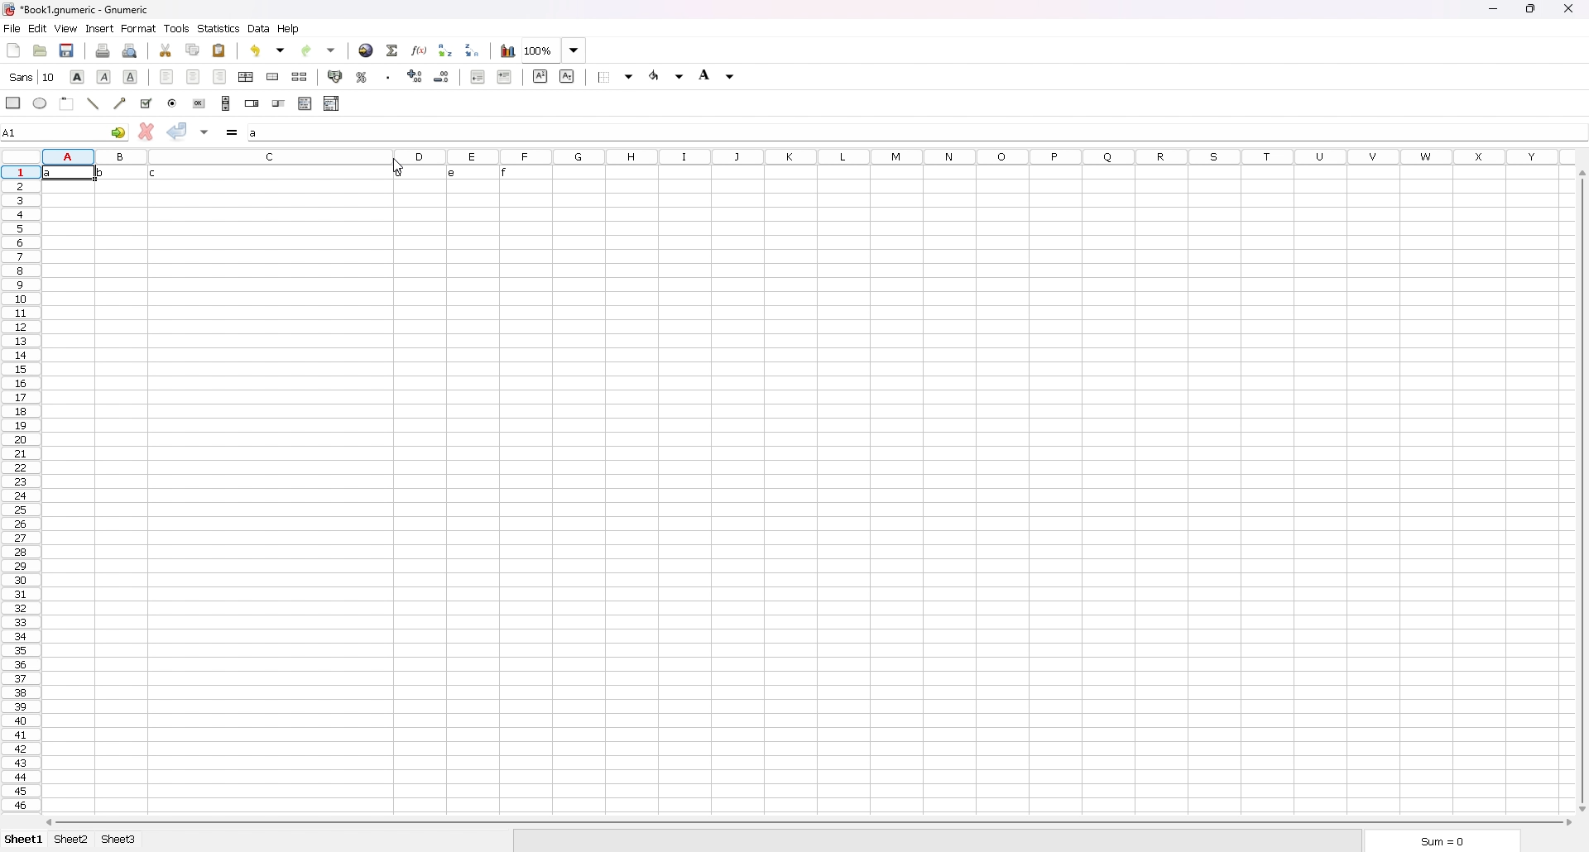 The image size is (1589, 852). Describe the element at coordinates (118, 840) in the screenshot. I see `sheet 3` at that location.